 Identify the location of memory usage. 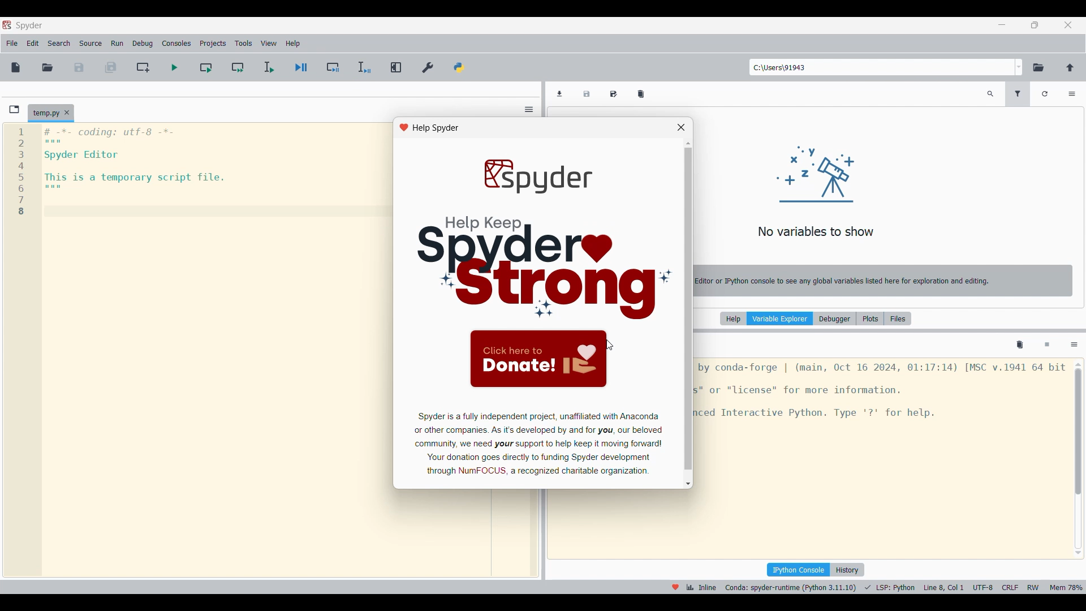
(1068, 587).